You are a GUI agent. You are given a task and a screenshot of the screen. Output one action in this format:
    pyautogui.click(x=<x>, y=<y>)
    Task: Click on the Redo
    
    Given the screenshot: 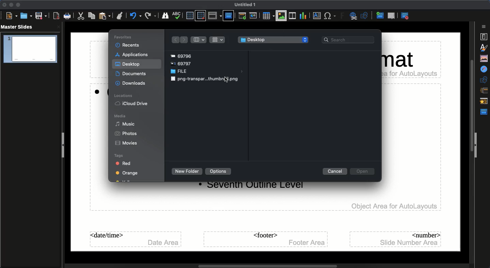 What is the action you would take?
    pyautogui.click(x=151, y=16)
    